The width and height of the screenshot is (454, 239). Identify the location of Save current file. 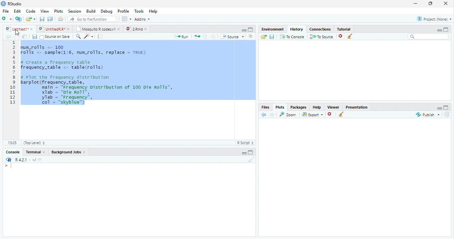
(42, 19).